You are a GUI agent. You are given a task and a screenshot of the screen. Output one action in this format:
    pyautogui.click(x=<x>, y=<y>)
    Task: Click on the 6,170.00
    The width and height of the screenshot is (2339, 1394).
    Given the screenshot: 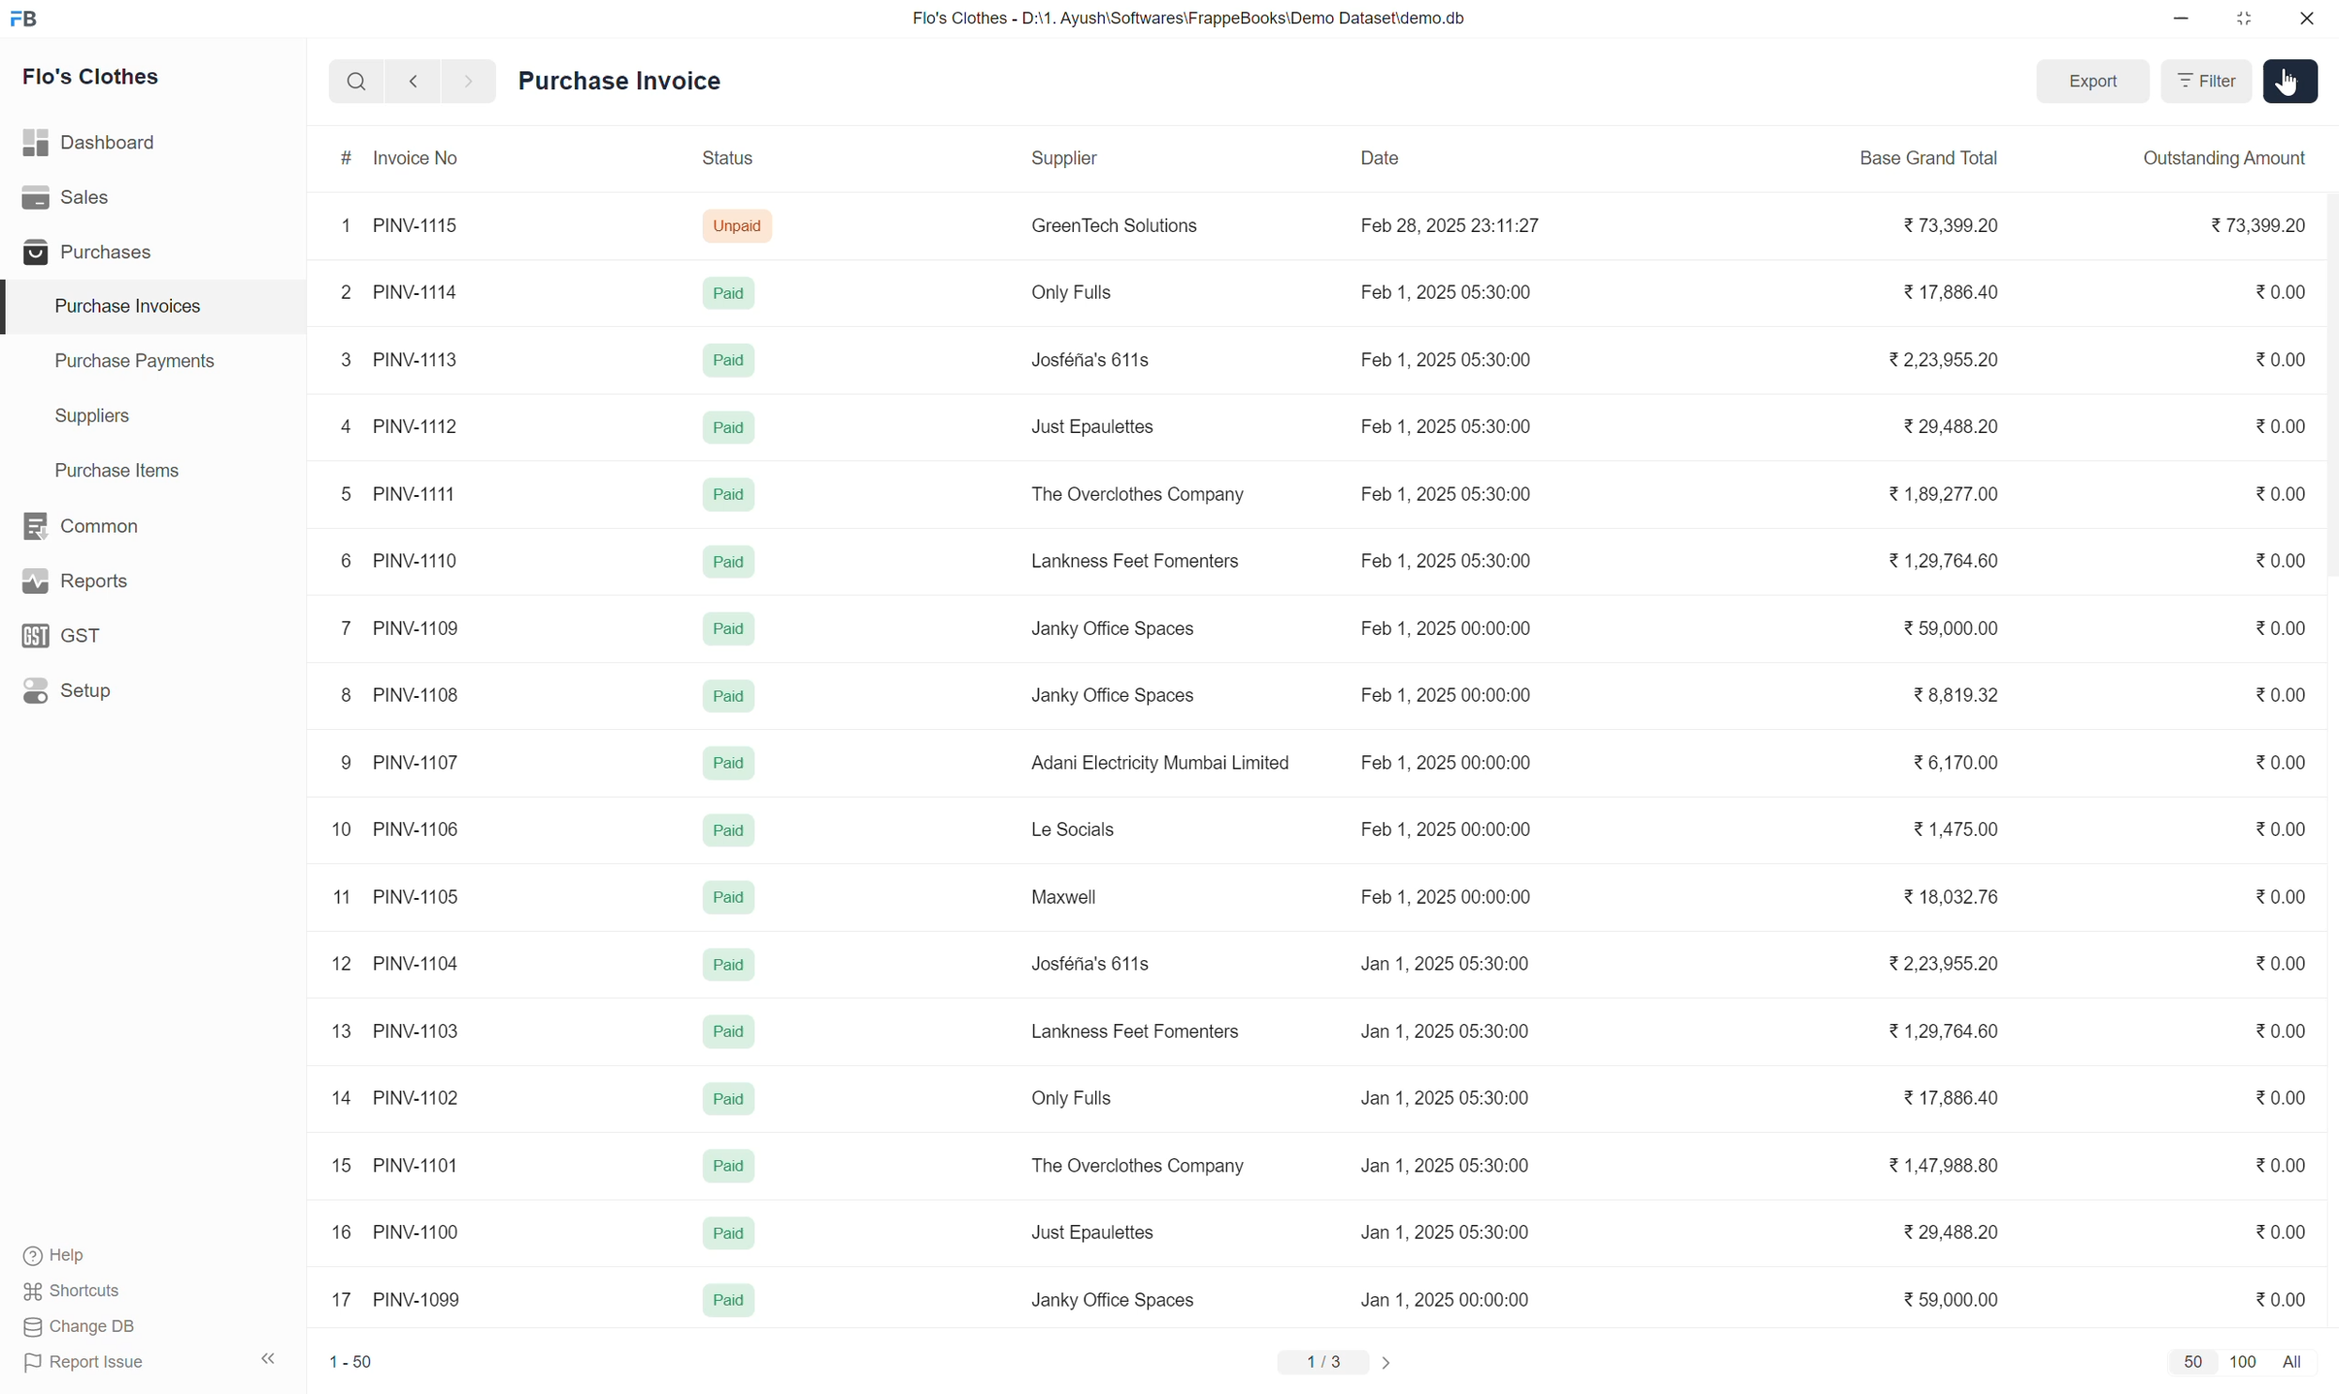 What is the action you would take?
    pyautogui.click(x=1966, y=766)
    